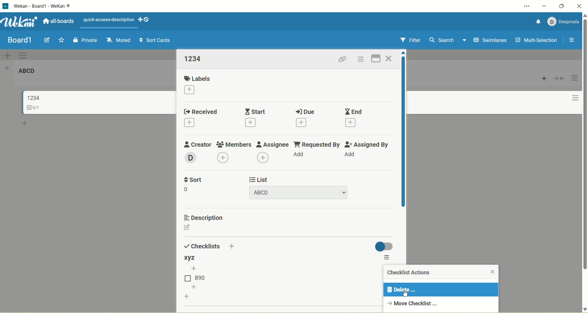 The width and height of the screenshot is (588, 313). What do you see at coordinates (409, 274) in the screenshot?
I see `checklist actions` at bounding box center [409, 274].